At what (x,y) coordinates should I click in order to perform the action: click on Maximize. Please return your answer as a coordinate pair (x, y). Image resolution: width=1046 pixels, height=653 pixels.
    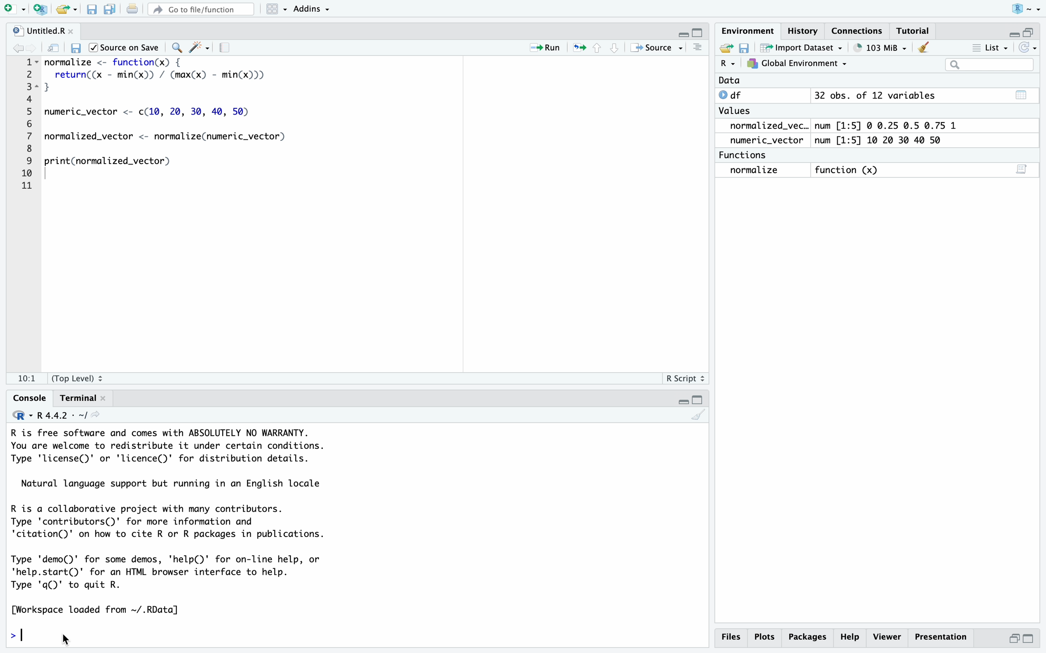
    Looking at the image, I should click on (699, 33).